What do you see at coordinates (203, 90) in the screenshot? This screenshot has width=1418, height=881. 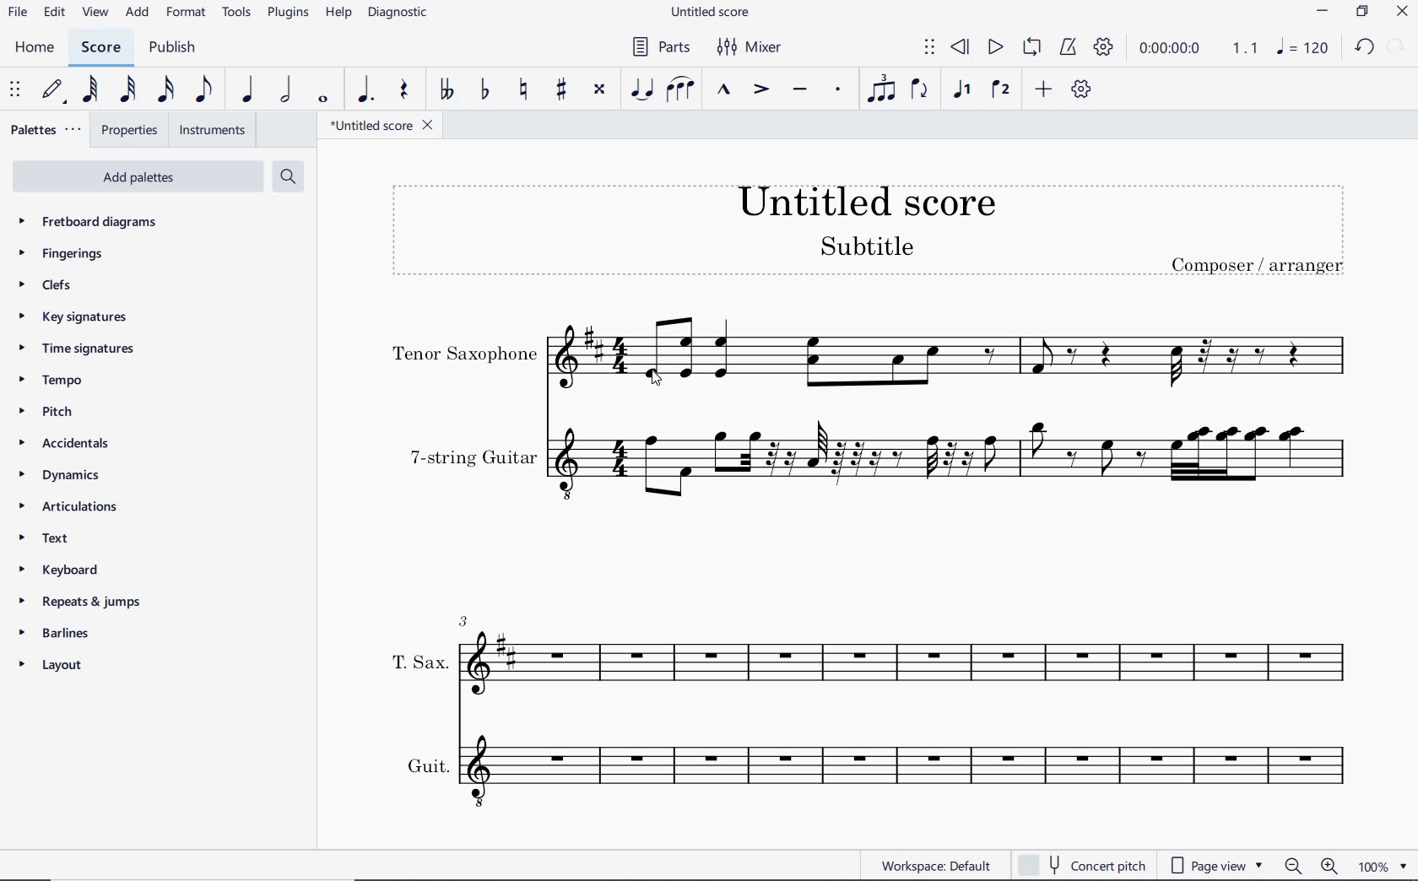 I see `EIGHTH NOTE` at bounding box center [203, 90].